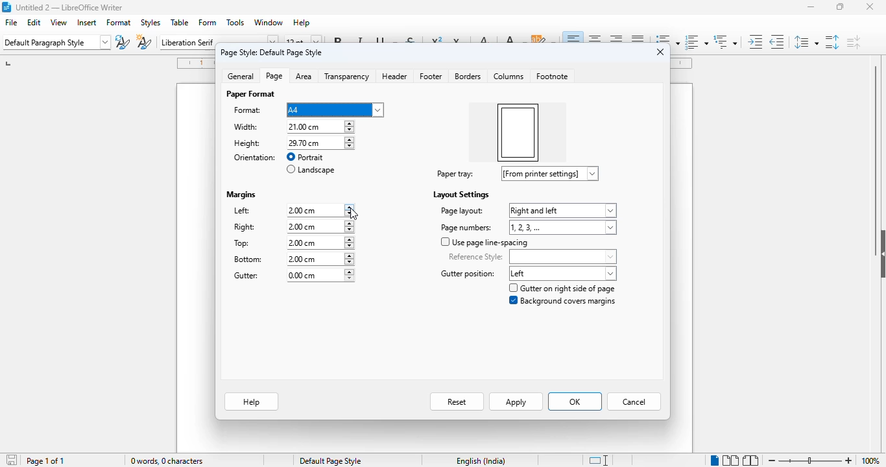 The height and width of the screenshot is (467, 886). What do you see at coordinates (455, 173) in the screenshot?
I see `paper tray` at bounding box center [455, 173].